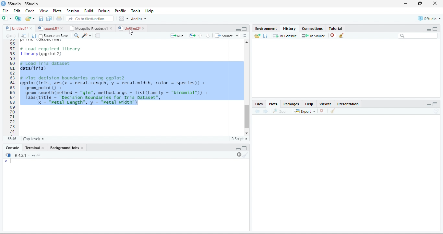 The width and height of the screenshot is (443, 234). I want to click on To console, so click(285, 36).